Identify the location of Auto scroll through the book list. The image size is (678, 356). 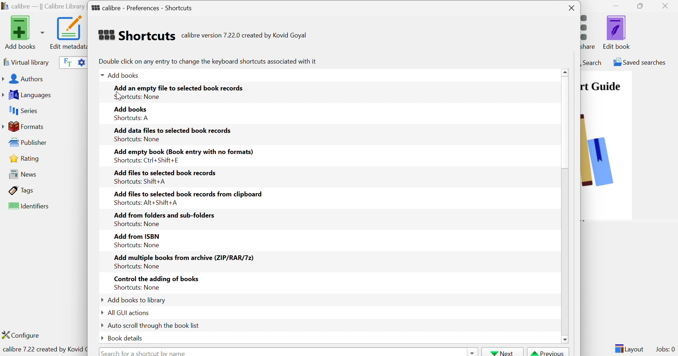
(154, 325).